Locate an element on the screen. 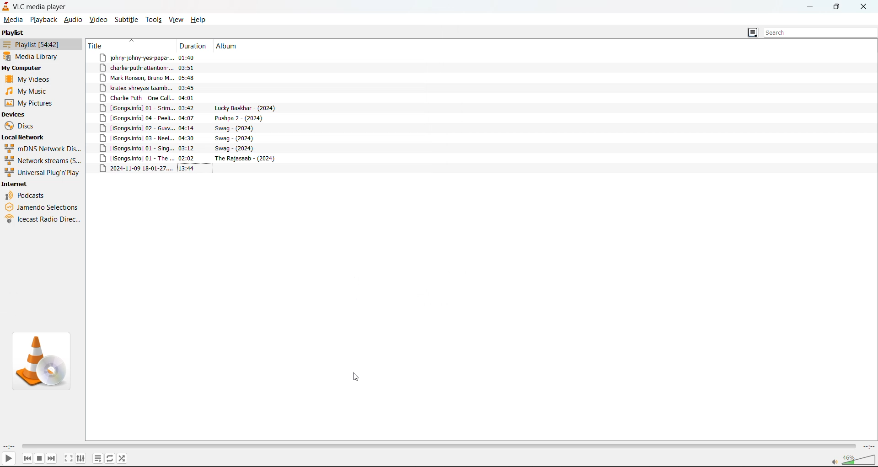  cursor is located at coordinates (358, 376).